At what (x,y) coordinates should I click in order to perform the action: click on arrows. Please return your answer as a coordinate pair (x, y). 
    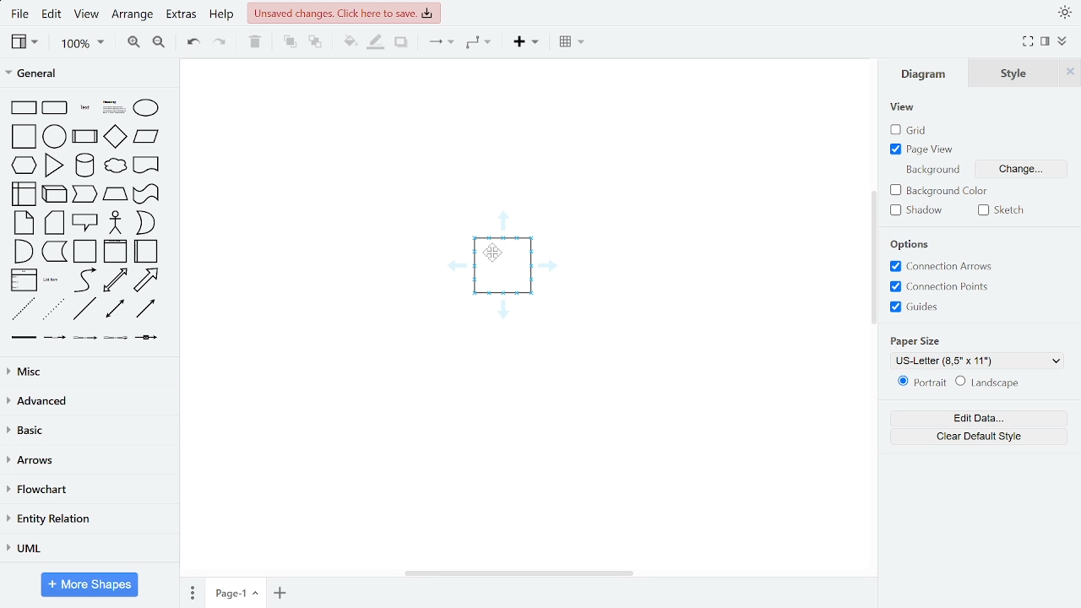
    Looking at the image, I should click on (86, 462).